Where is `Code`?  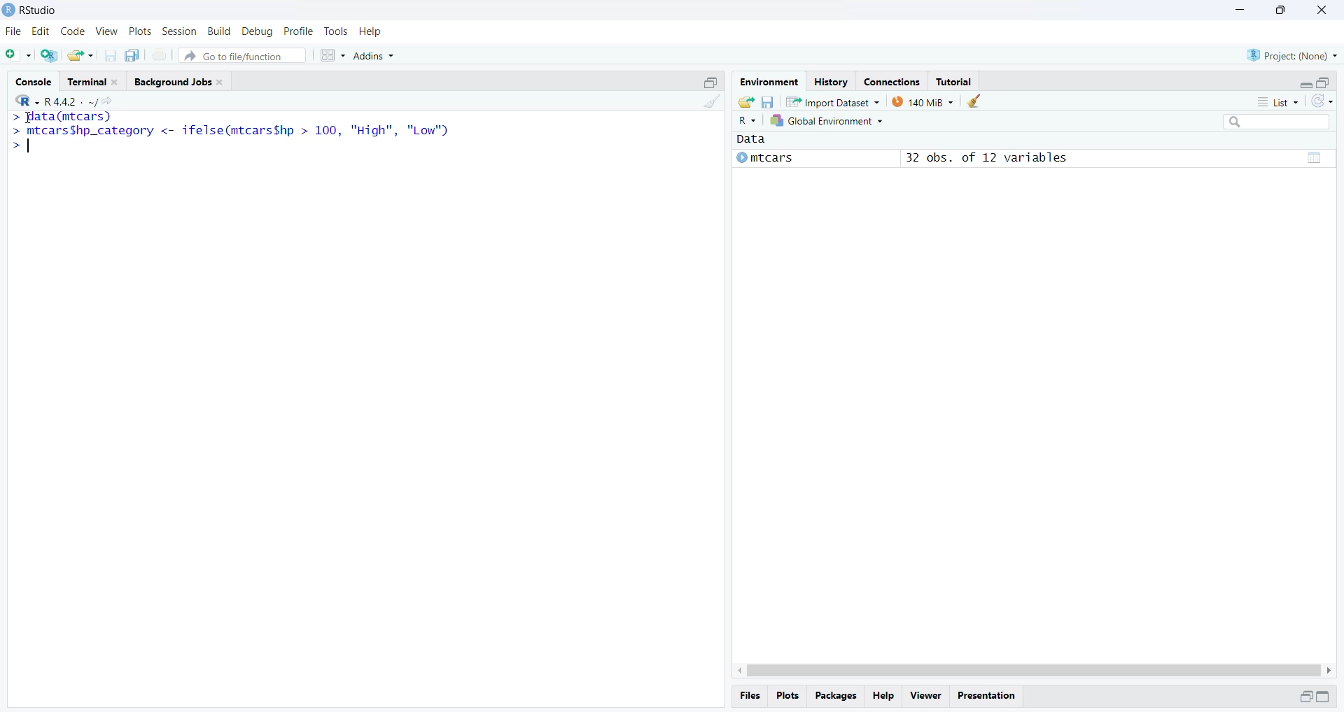
Code is located at coordinates (72, 31).